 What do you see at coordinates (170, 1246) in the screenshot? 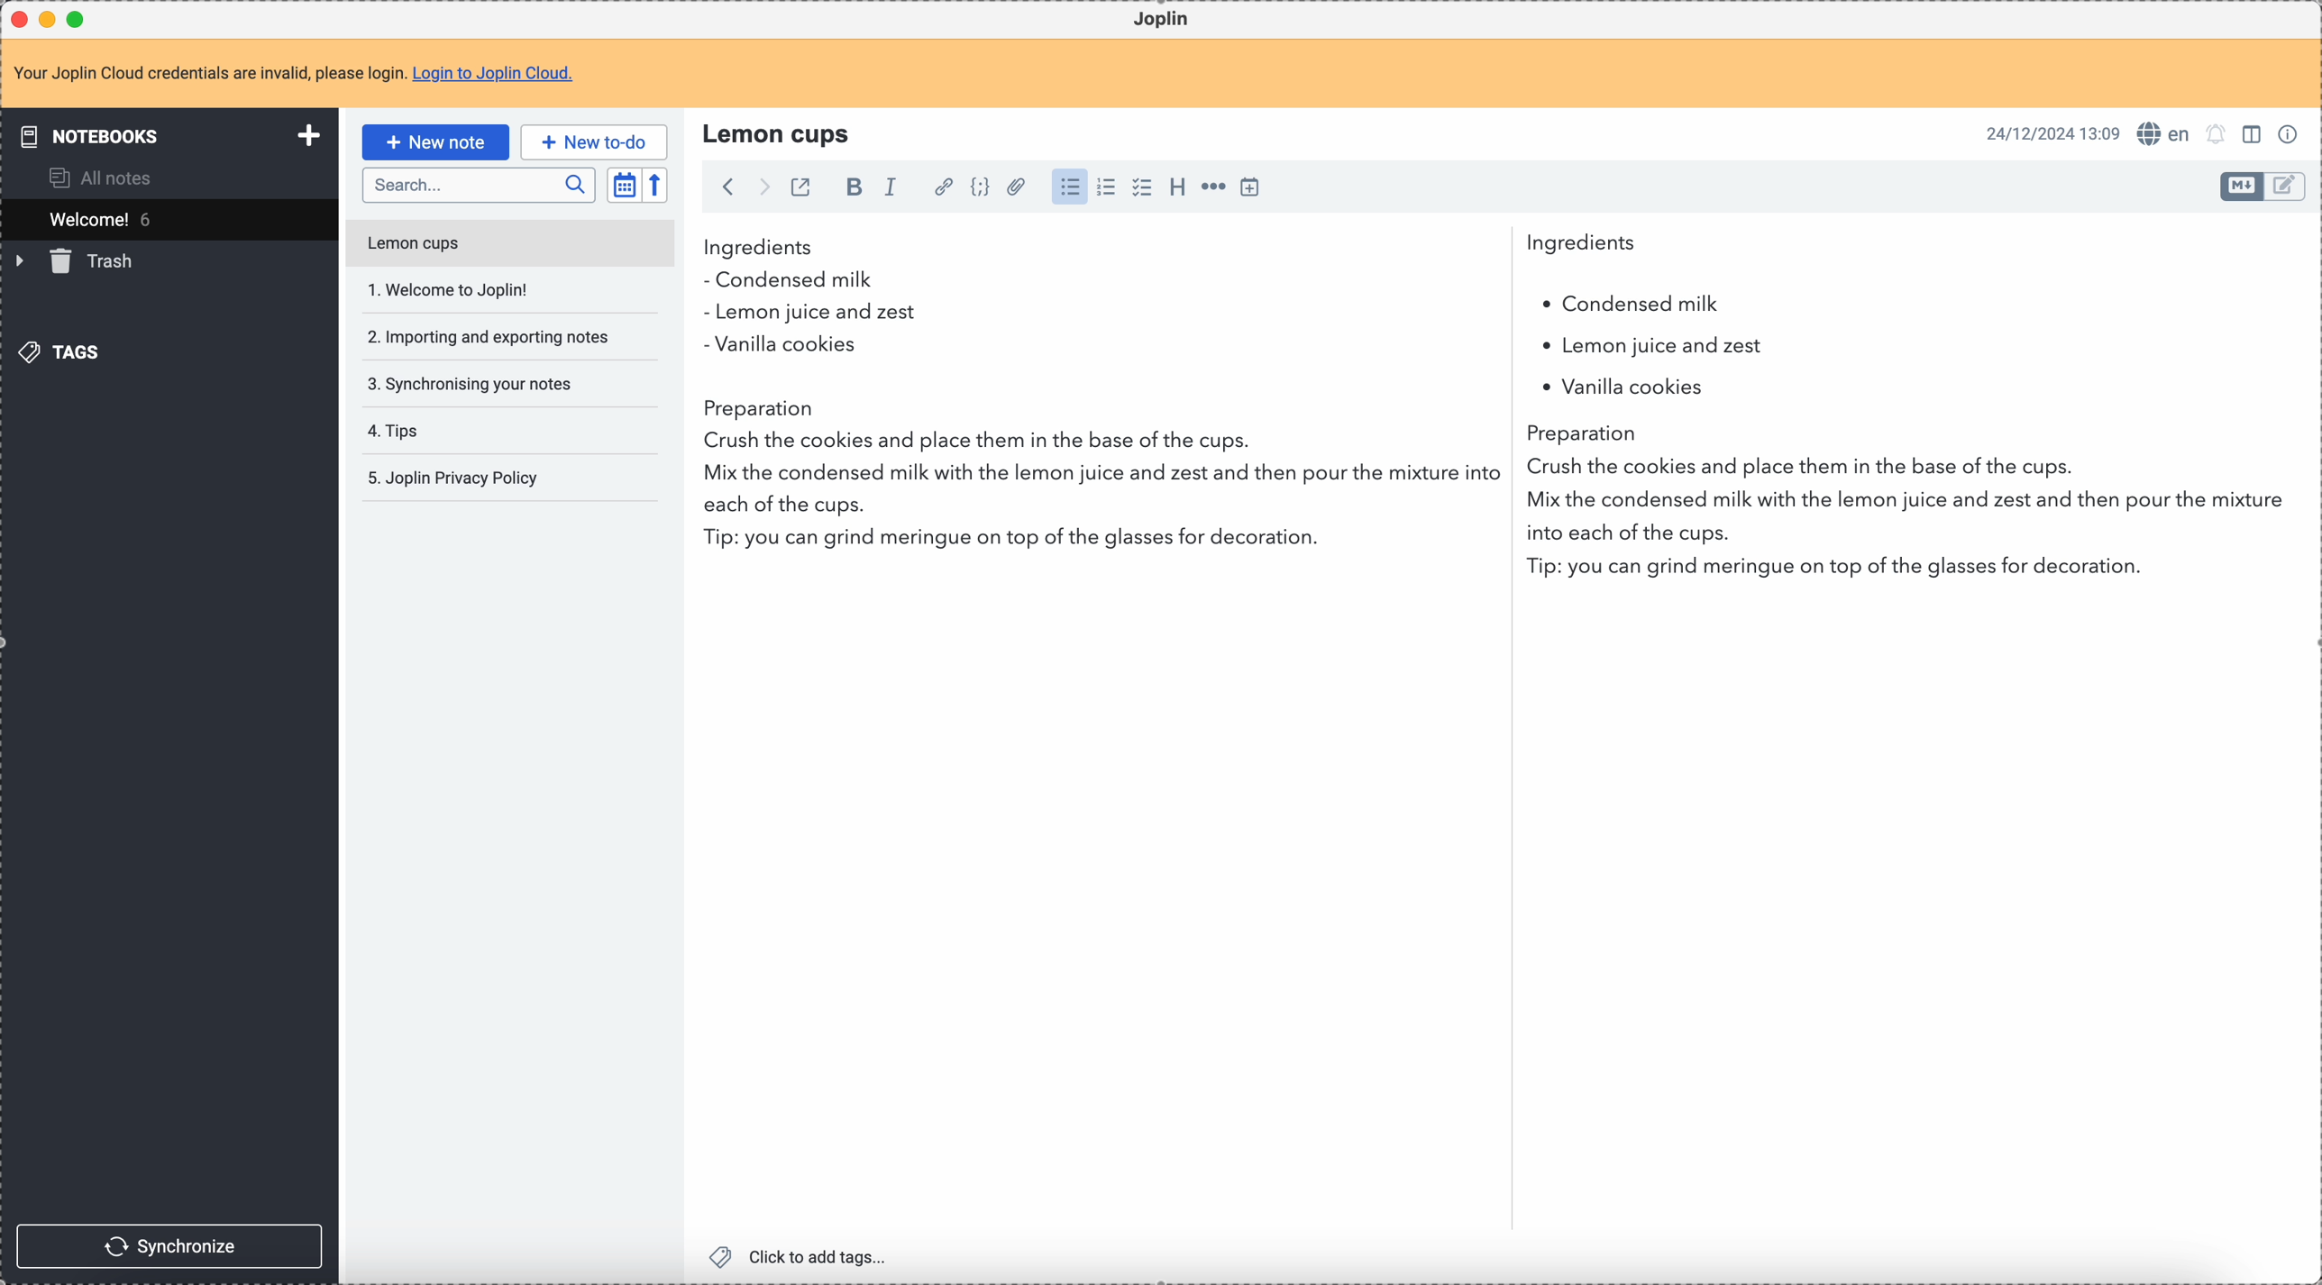
I see `synchronize` at bounding box center [170, 1246].